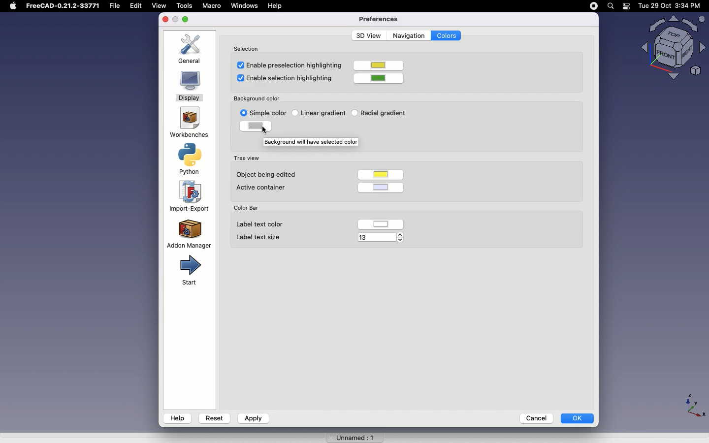  What do you see at coordinates (382, 77) in the screenshot?
I see `color` at bounding box center [382, 77].